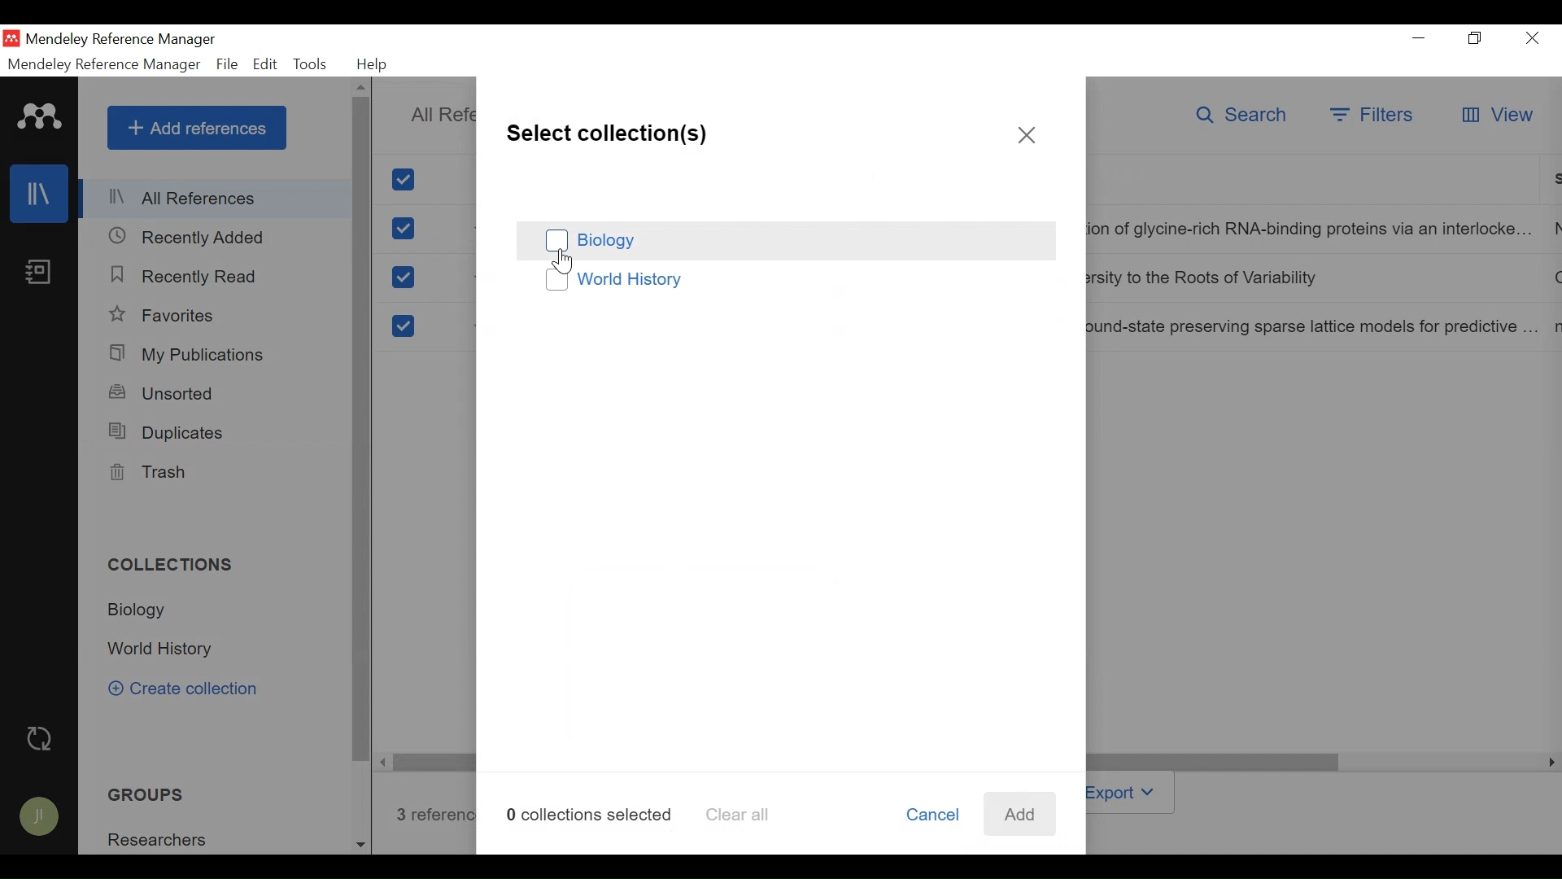 Image resolution: width=1562 pixels, height=879 pixels. Describe the element at coordinates (38, 273) in the screenshot. I see `Notebook` at that location.